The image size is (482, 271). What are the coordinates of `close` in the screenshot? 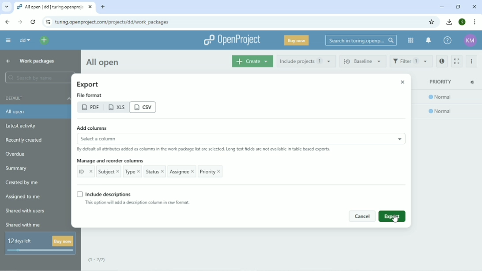 It's located at (404, 80).